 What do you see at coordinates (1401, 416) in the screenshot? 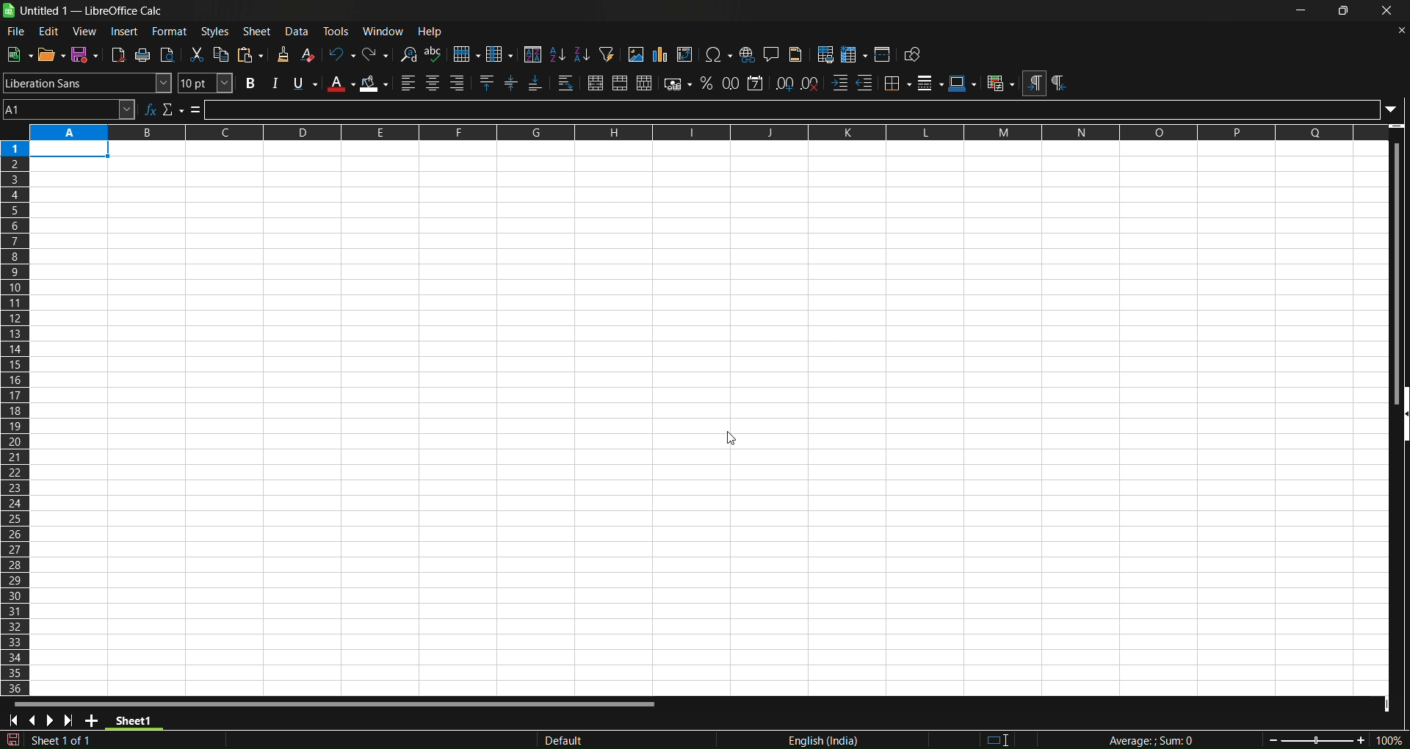
I see `hide` at bounding box center [1401, 416].